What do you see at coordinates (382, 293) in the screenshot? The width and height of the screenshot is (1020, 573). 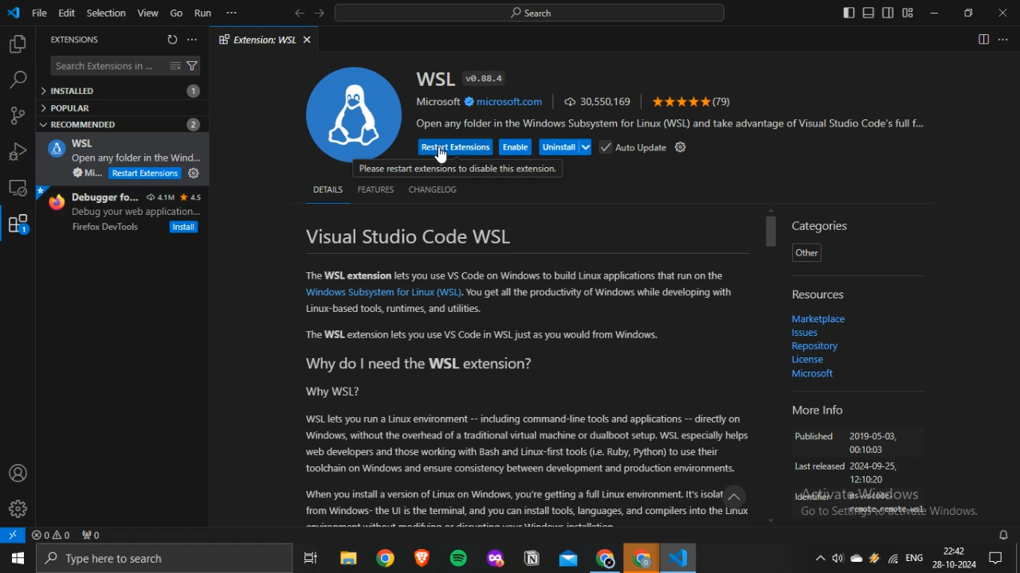 I see `‘Windows Subsystem for Linux (WSL)` at bounding box center [382, 293].